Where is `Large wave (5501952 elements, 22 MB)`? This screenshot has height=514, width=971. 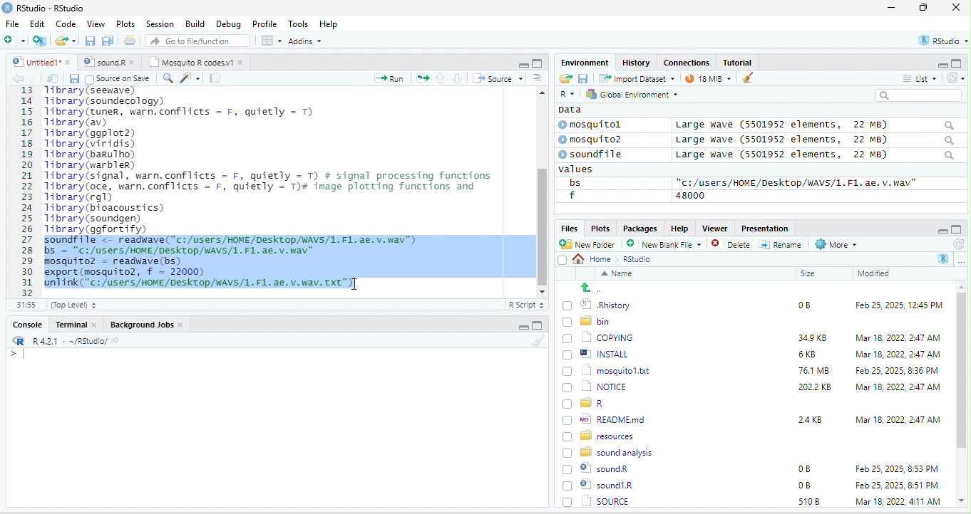 Large wave (5501952 elements, 22 MB) is located at coordinates (816, 156).